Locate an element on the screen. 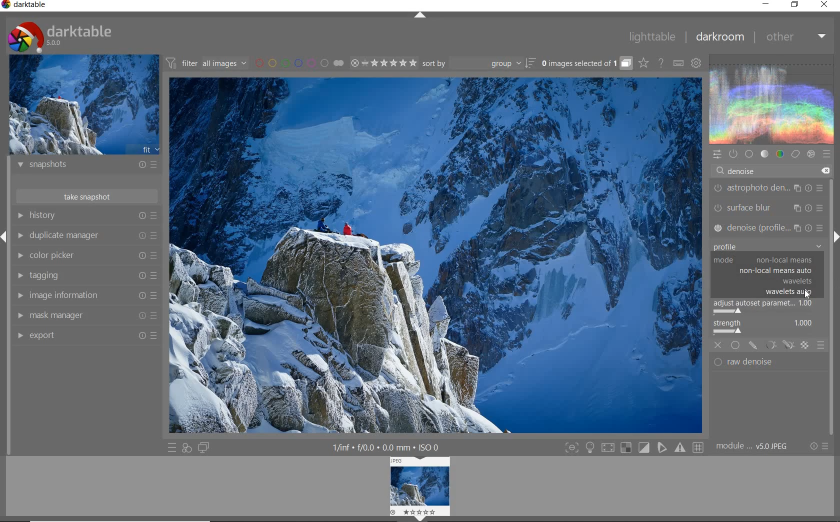  click to change overlays on thumbnails is located at coordinates (643, 64).